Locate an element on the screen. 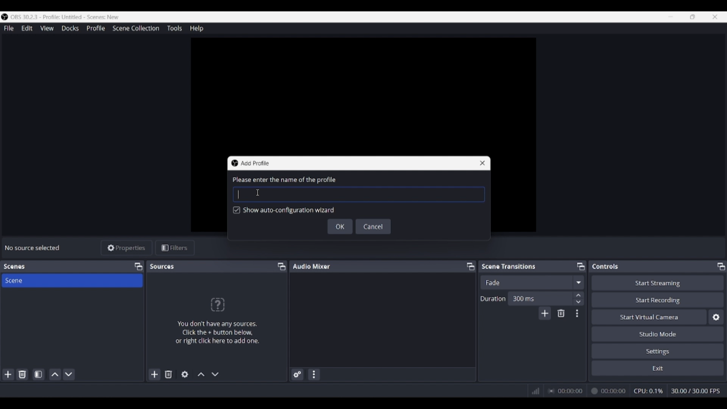 The width and height of the screenshot is (727, 409). Minimize is located at coordinates (671, 17).